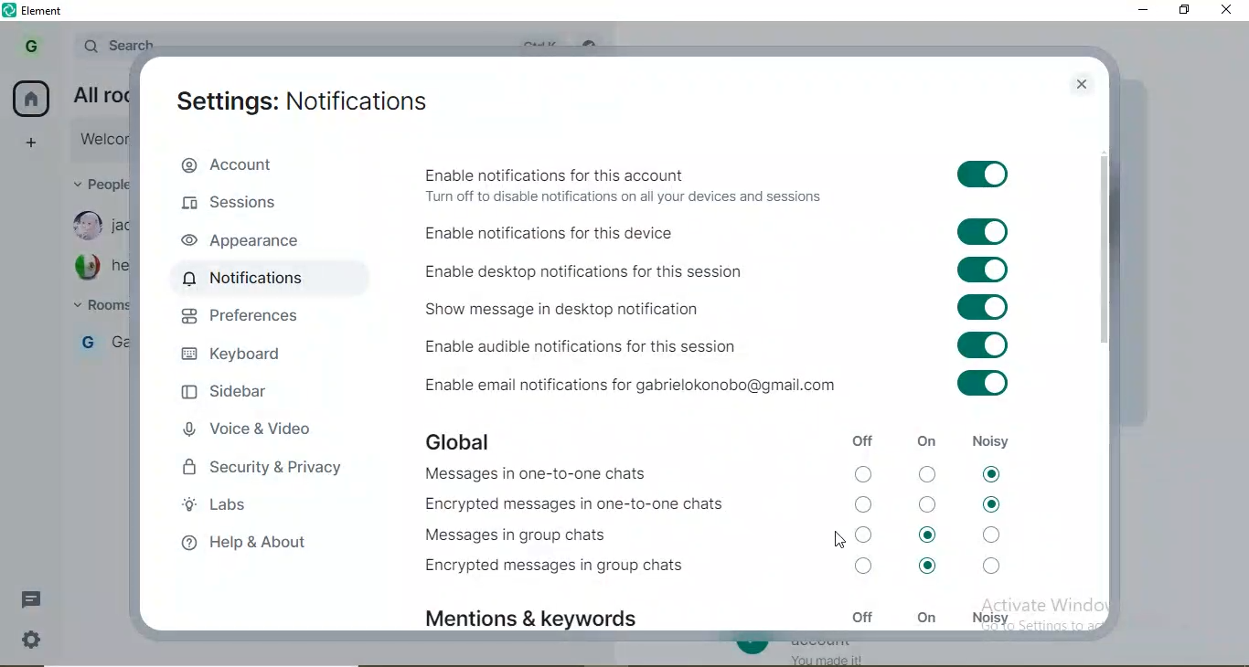  I want to click on cursor, so click(842, 540).